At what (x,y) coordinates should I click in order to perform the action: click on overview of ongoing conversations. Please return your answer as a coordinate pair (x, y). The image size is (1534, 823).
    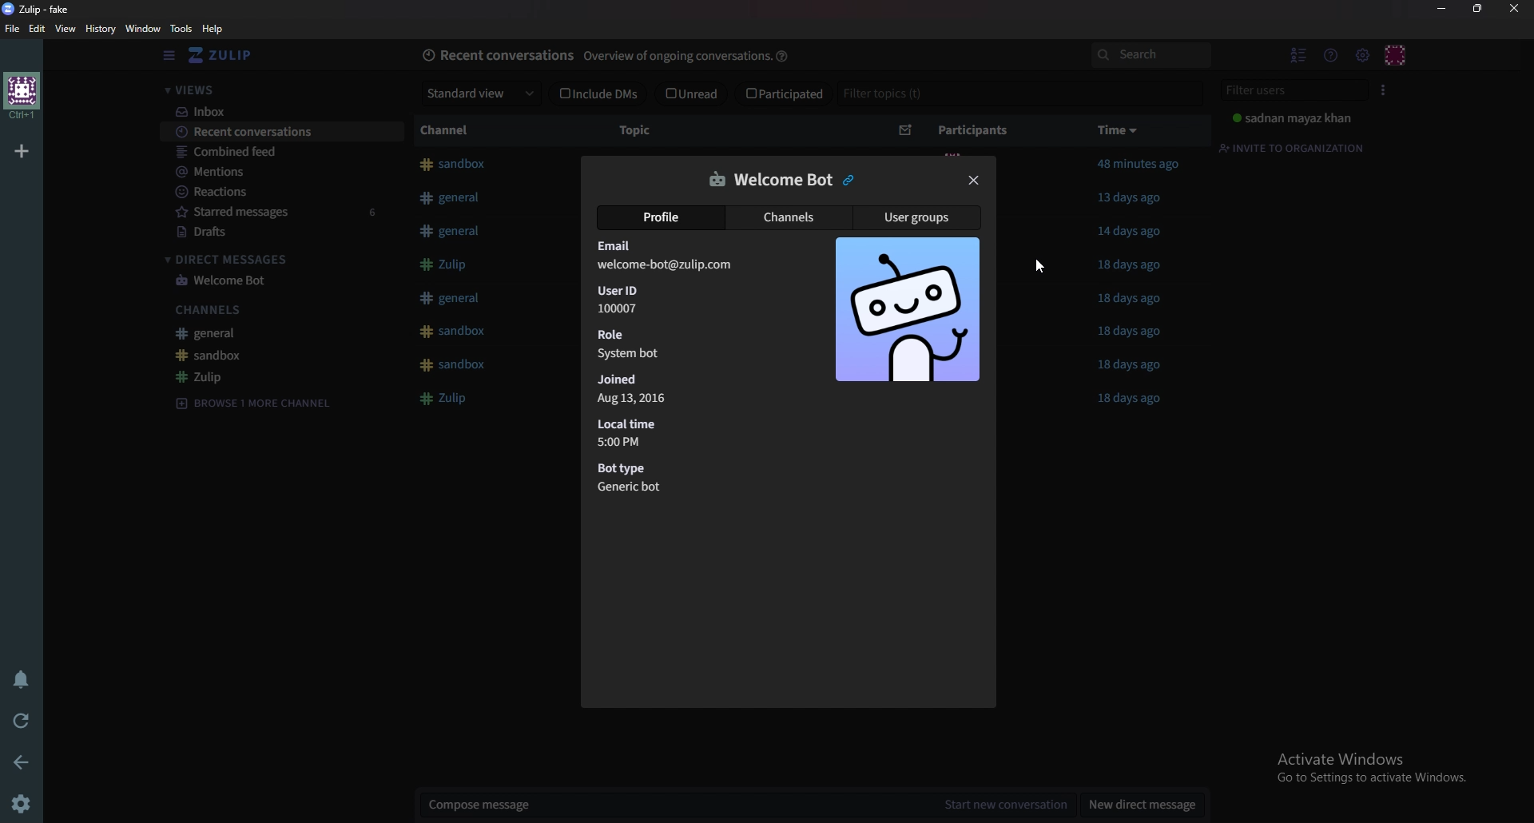
    Looking at the image, I should click on (674, 57).